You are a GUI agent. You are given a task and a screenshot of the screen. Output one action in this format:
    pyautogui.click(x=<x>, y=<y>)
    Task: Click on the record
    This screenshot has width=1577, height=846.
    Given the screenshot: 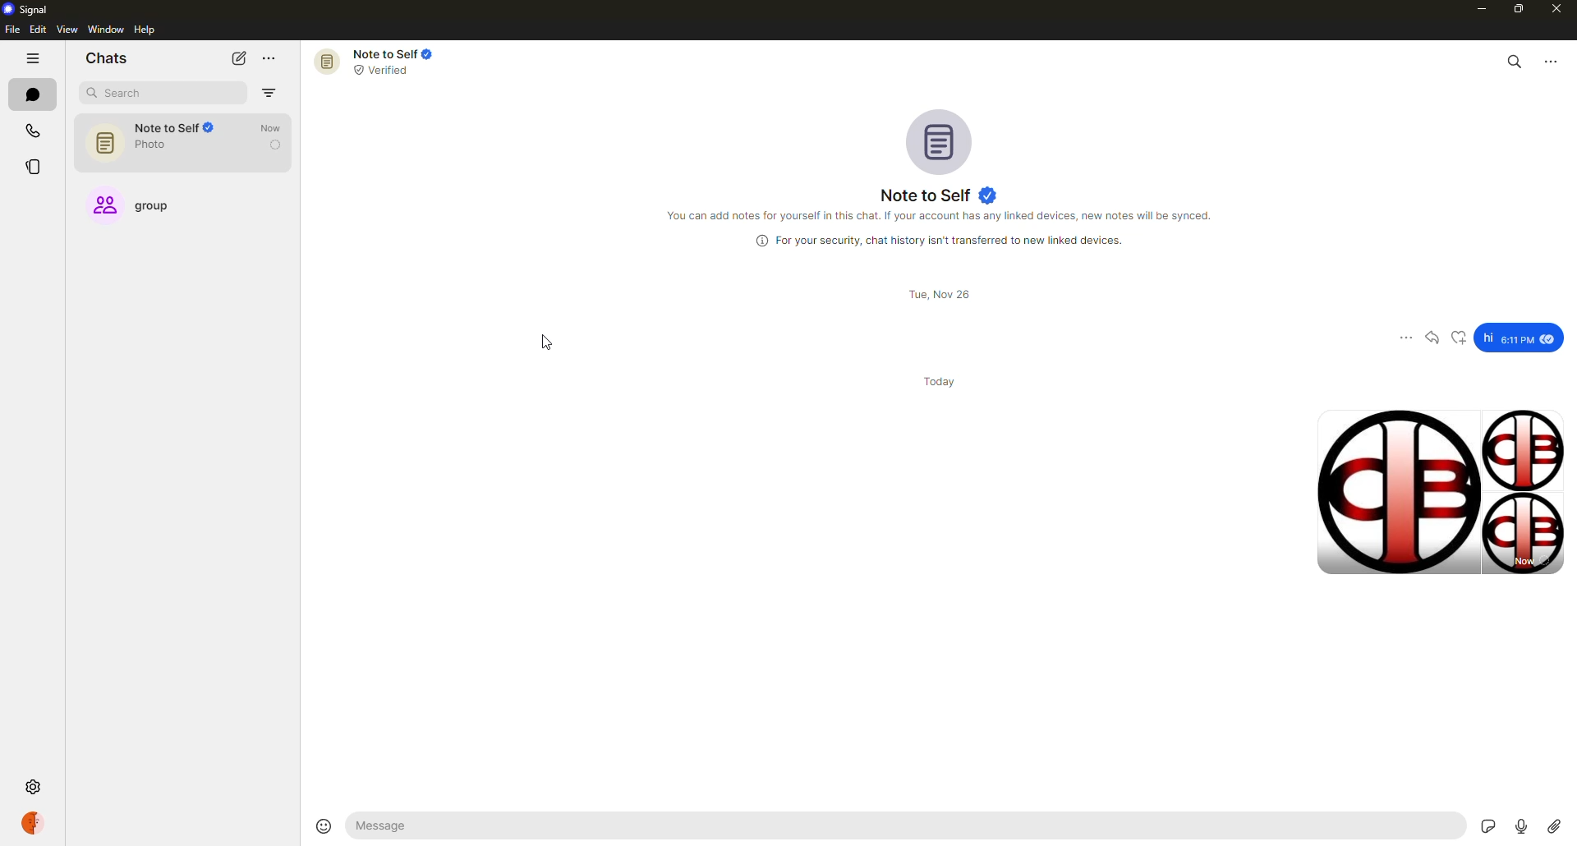 What is the action you would take?
    pyautogui.click(x=1523, y=828)
    